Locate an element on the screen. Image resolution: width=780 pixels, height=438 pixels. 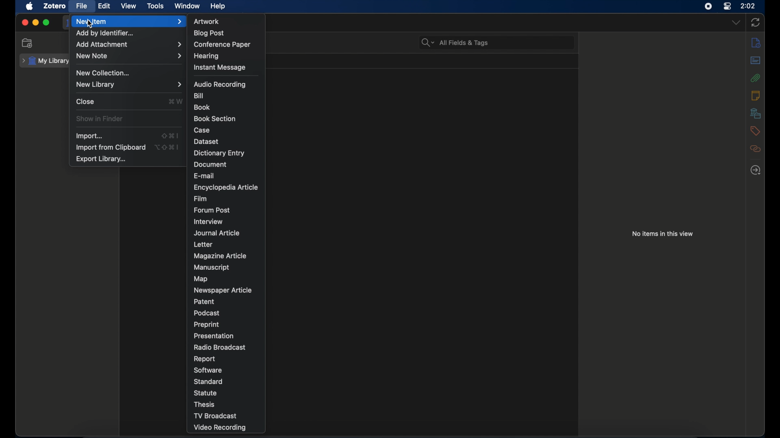
import from clipboard is located at coordinates (110, 147).